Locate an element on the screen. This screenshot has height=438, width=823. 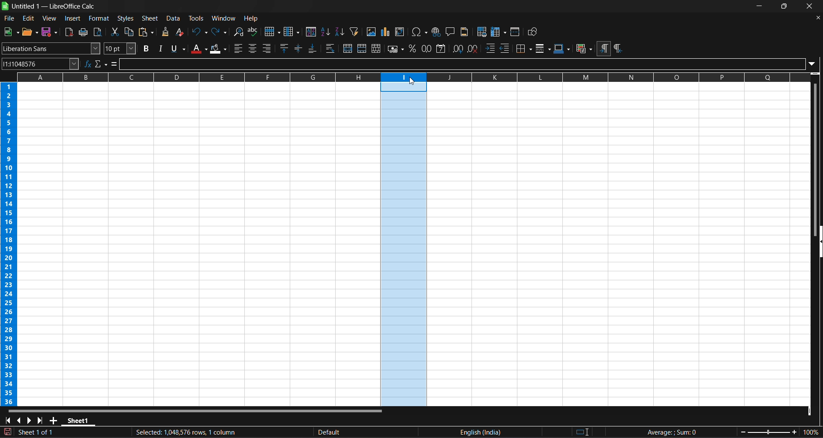
tools is located at coordinates (197, 18).